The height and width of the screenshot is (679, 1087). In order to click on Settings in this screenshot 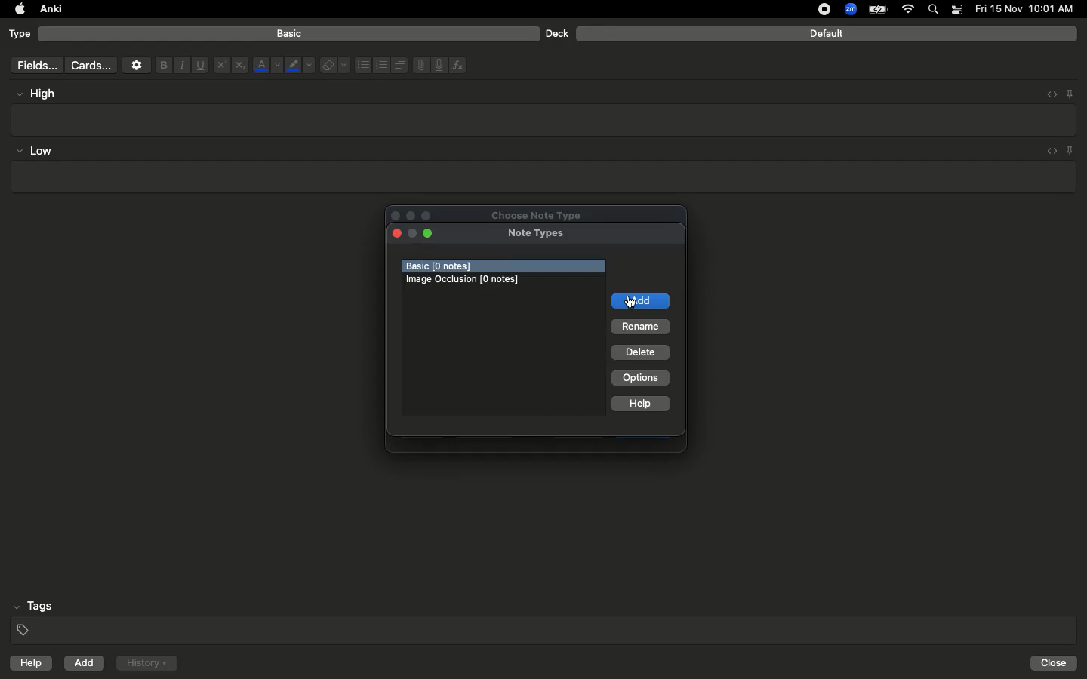, I will do `click(137, 65)`.